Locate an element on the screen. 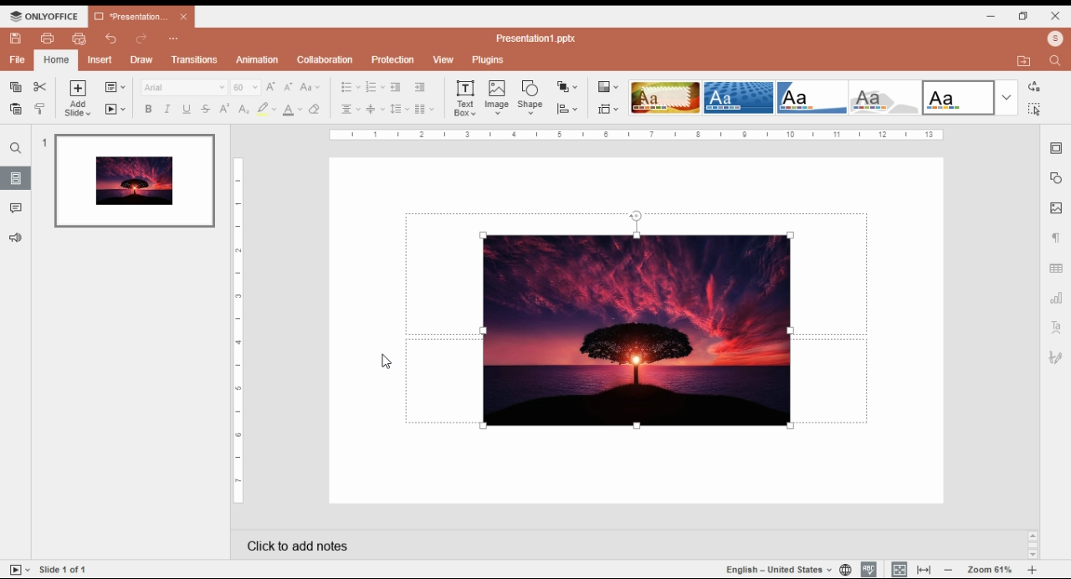 The width and height of the screenshot is (1071, 579). click to add notes is located at coordinates (612, 541).